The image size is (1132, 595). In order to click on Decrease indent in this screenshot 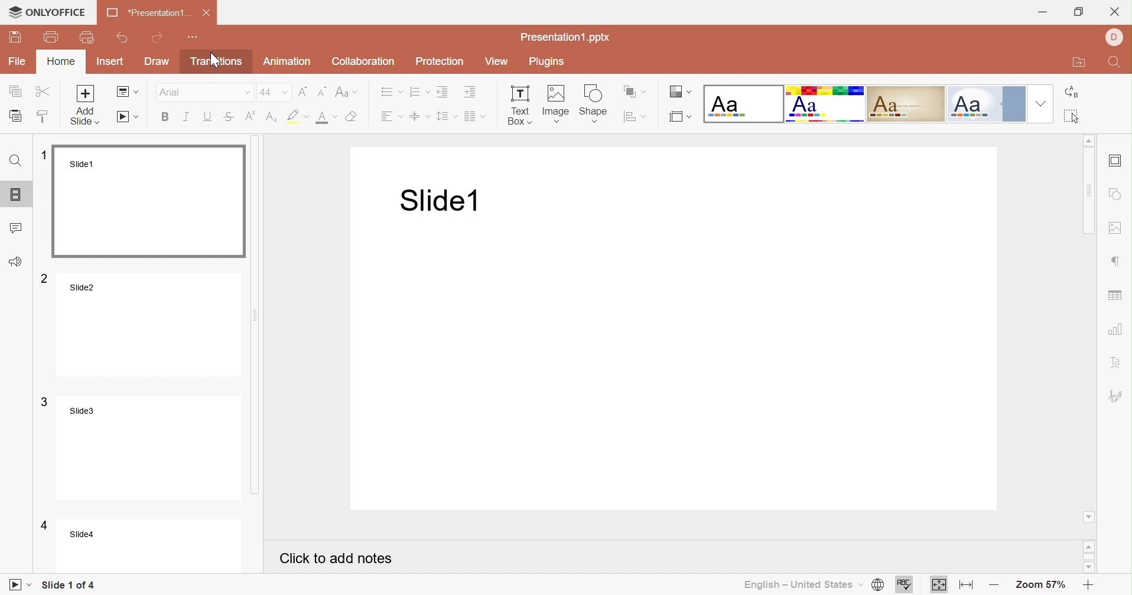, I will do `click(443, 92)`.